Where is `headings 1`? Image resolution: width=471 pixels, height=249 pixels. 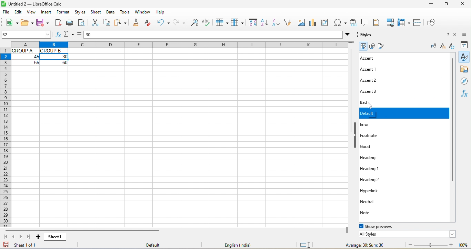 headings 1 is located at coordinates (384, 169).